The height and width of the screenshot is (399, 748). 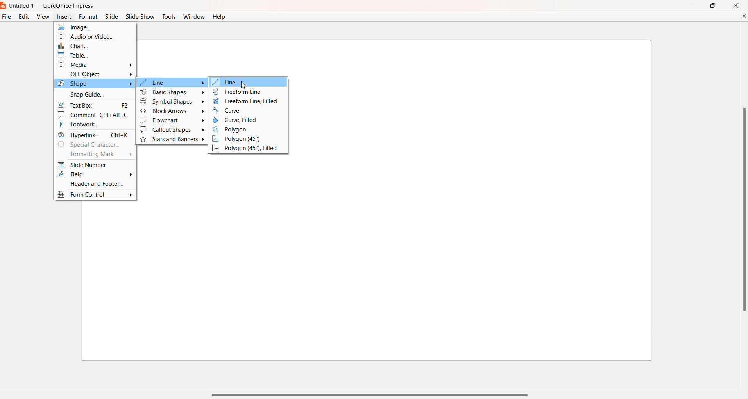 What do you see at coordinates (95, 196) in the screenshot?
I see `Form Control` at bounding box center [95, 196].